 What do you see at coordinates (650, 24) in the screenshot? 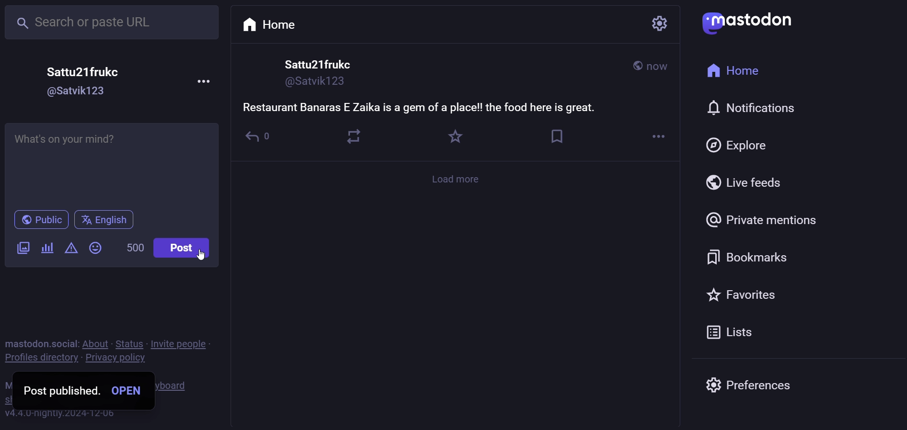
I see `setting` at bounding box center [650, 24].